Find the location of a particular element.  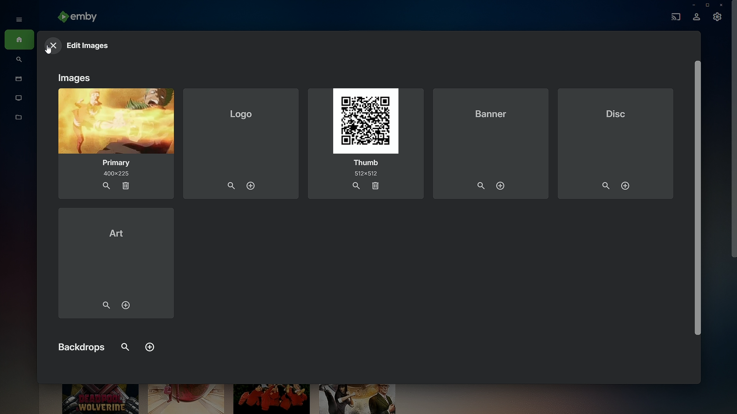

Add is located at coordinates (150, 348).